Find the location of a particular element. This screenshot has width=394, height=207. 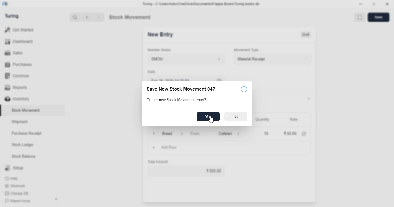

Turing - C:\Users\nsbc\OneDrive\Documents\Frappe Books\Turing books.db is located at coordinates (201, 4).